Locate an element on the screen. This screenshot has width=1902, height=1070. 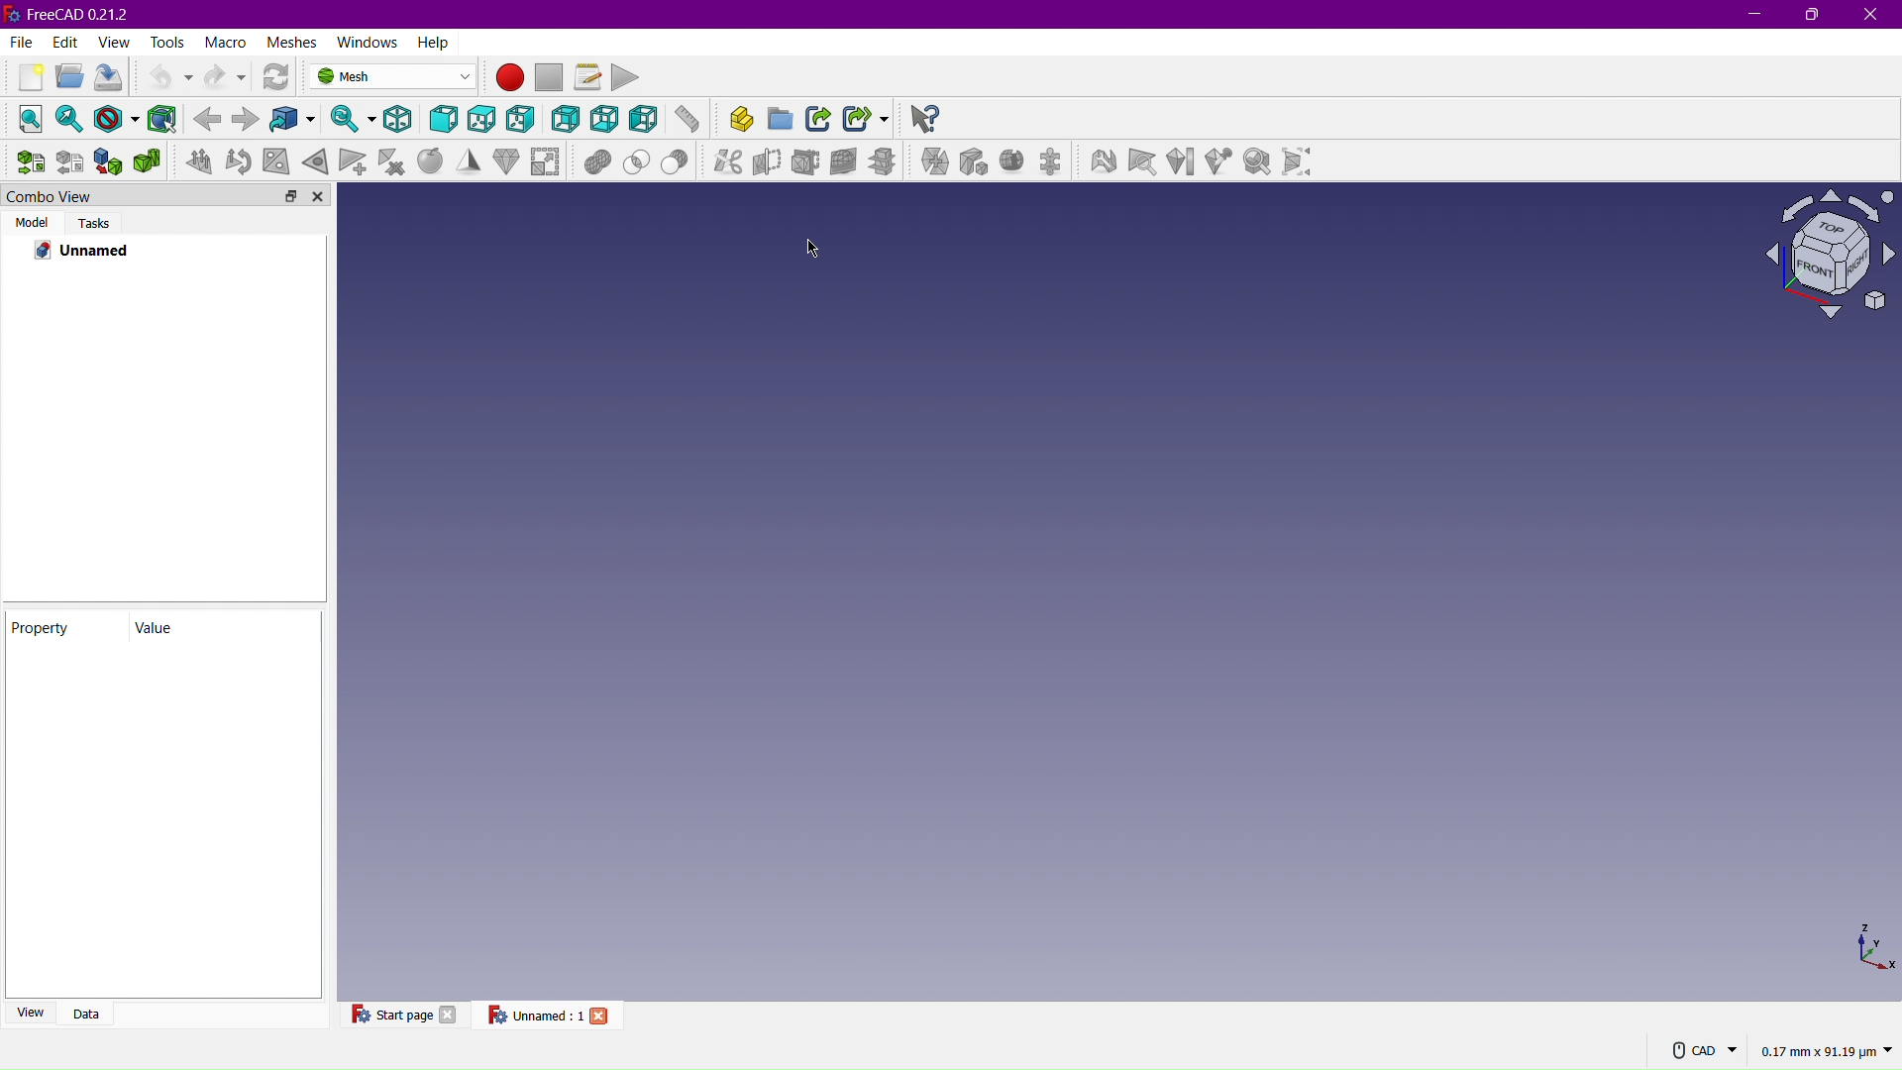
Smooth is located at coordinates (427, 161).